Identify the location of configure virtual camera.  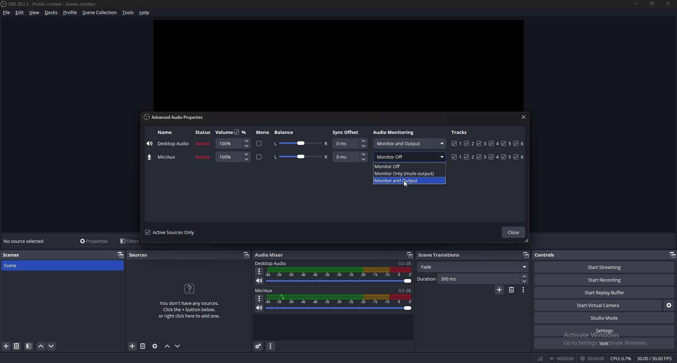
(669, 306).